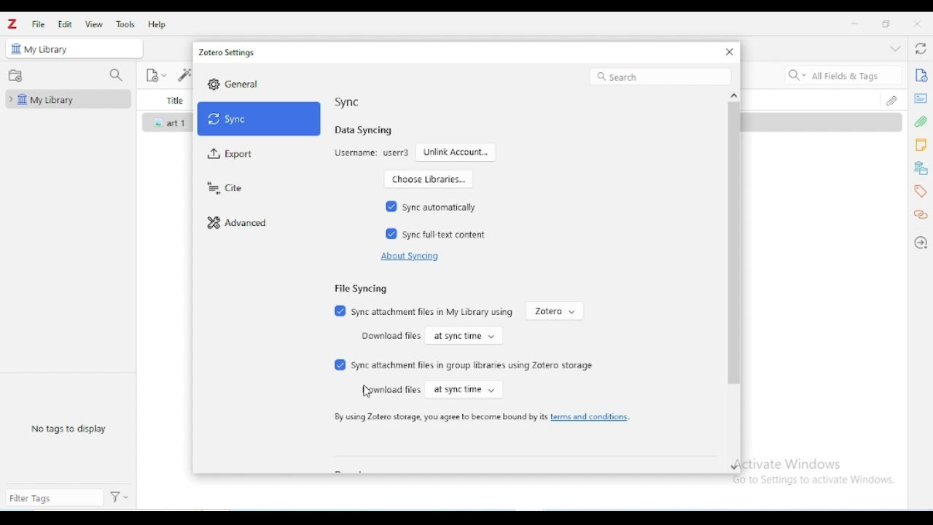 The height and width of the screenshot is (525, 933). What do you see at coordinates (157, 24) in the screenshot?
I see `help` at bounding box center [157, 24].